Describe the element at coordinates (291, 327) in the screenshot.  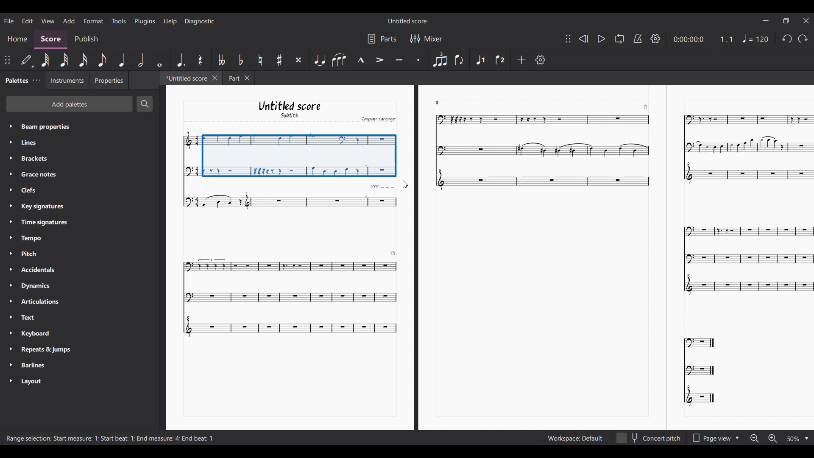
I see `` at that location.